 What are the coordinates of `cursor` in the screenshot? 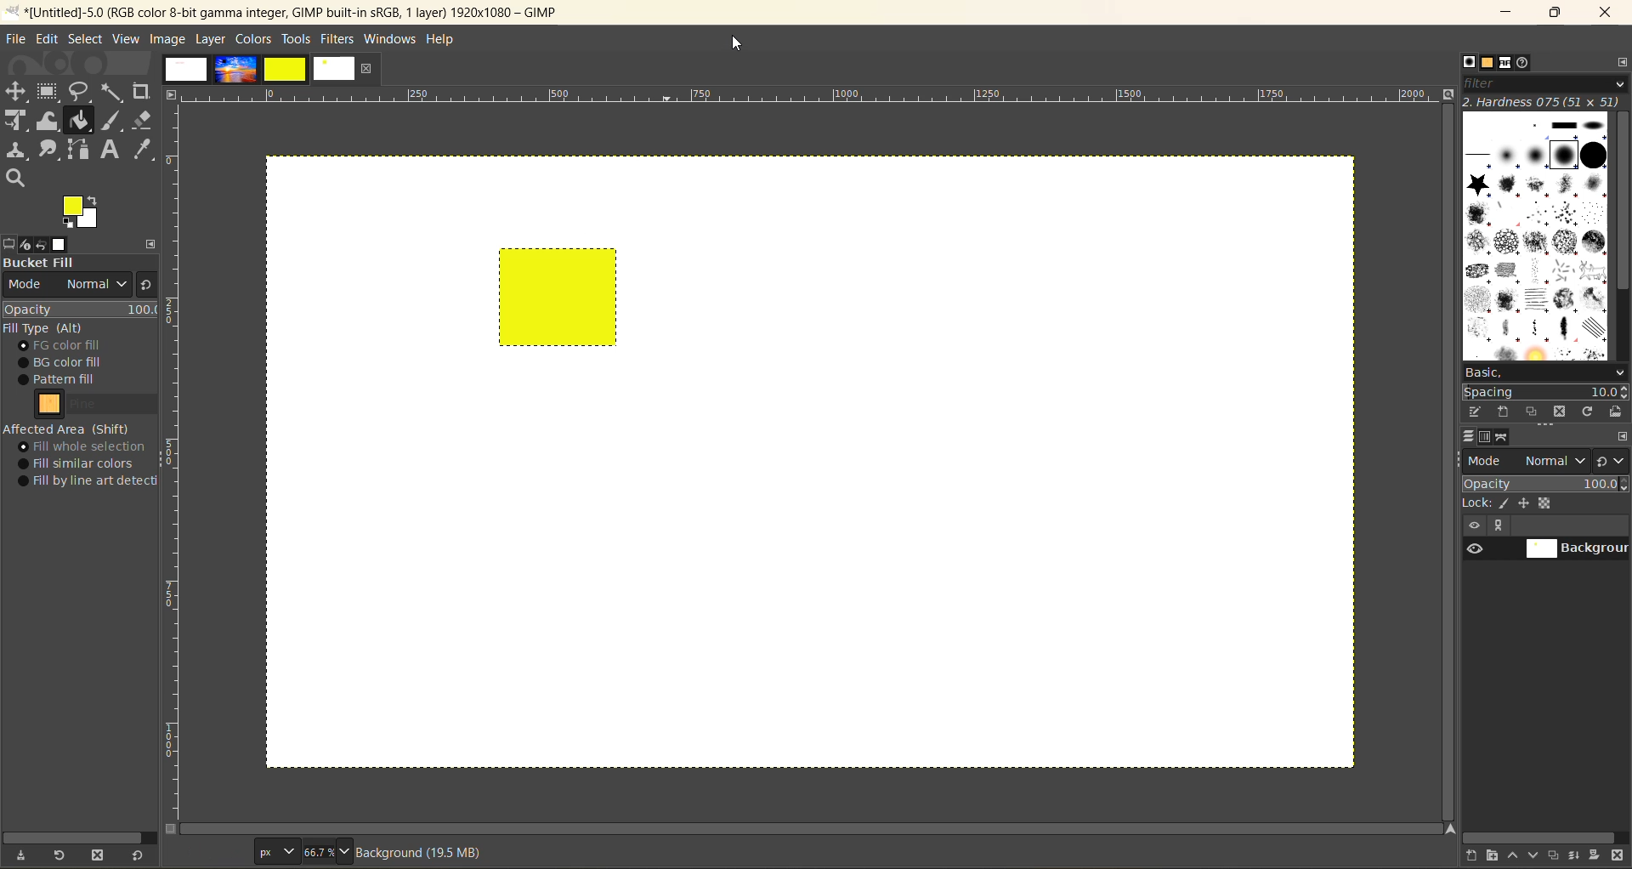 It's located at (552, 315).